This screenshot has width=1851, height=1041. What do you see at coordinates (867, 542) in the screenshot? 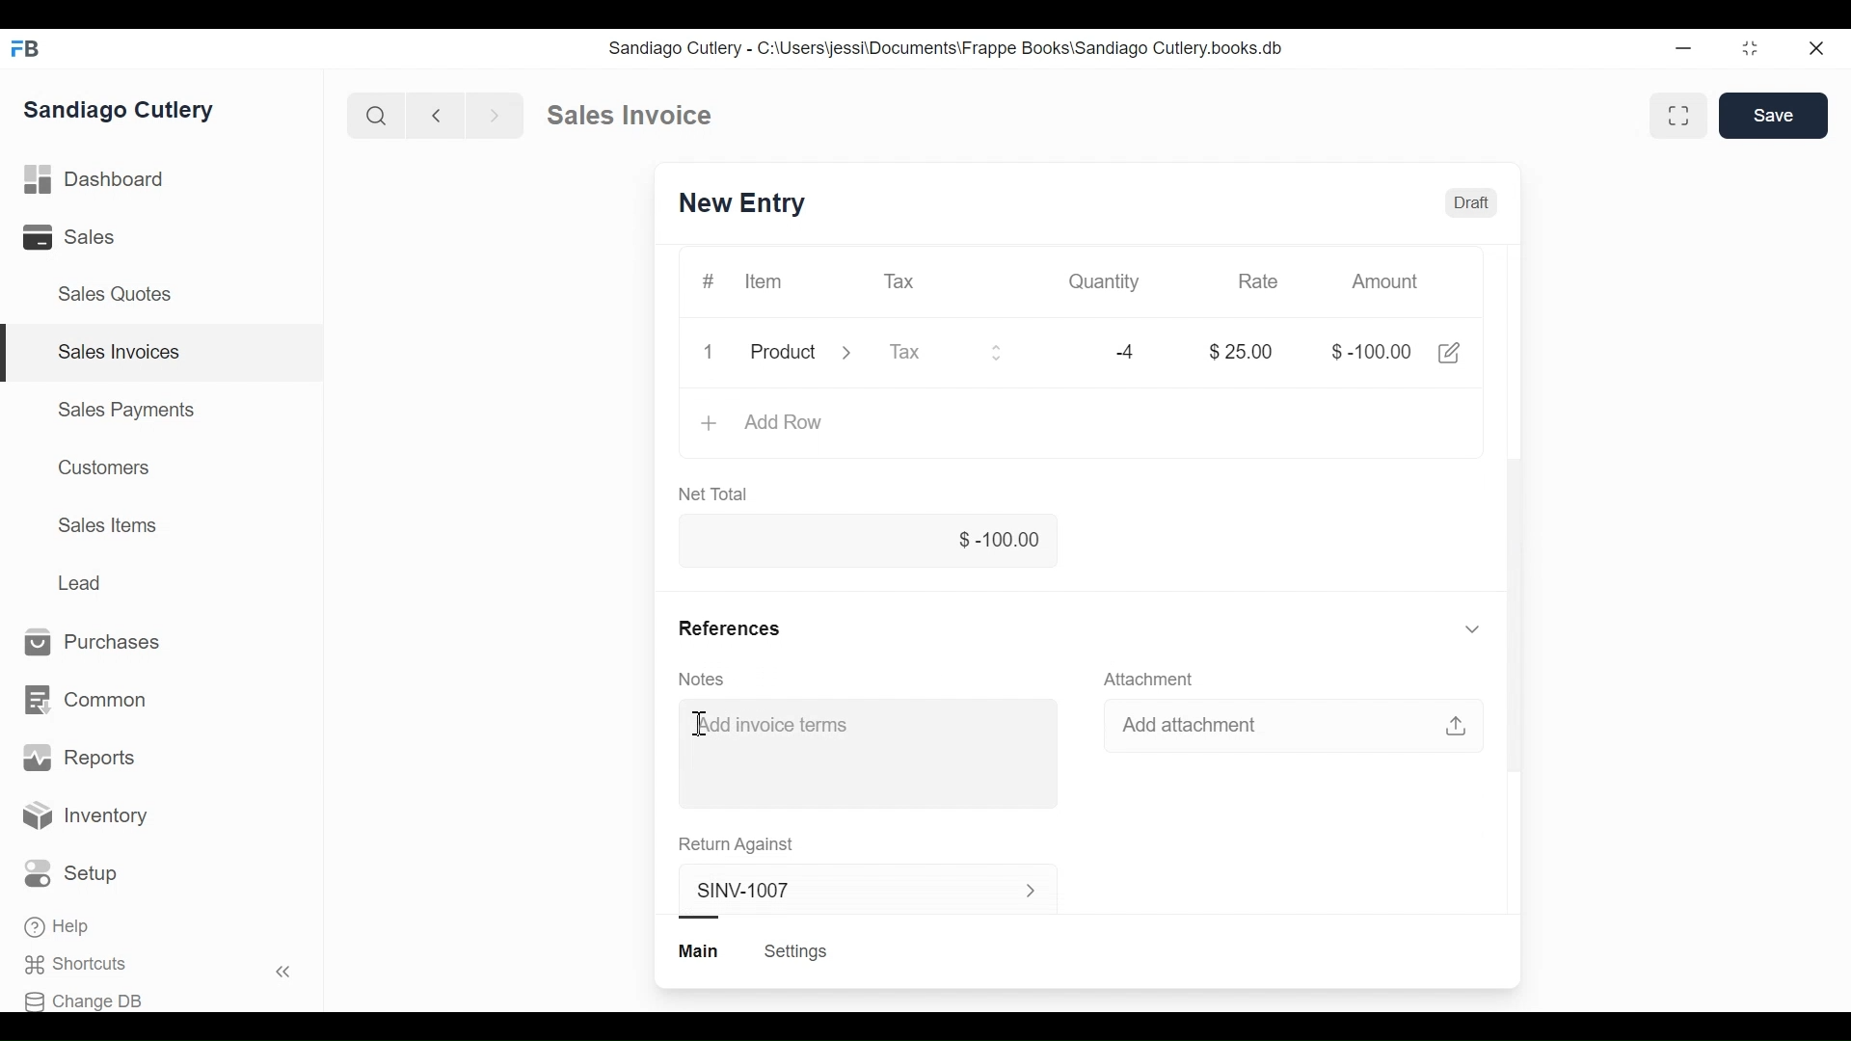
I see `$-100.00` at bounding box center [867, 542].